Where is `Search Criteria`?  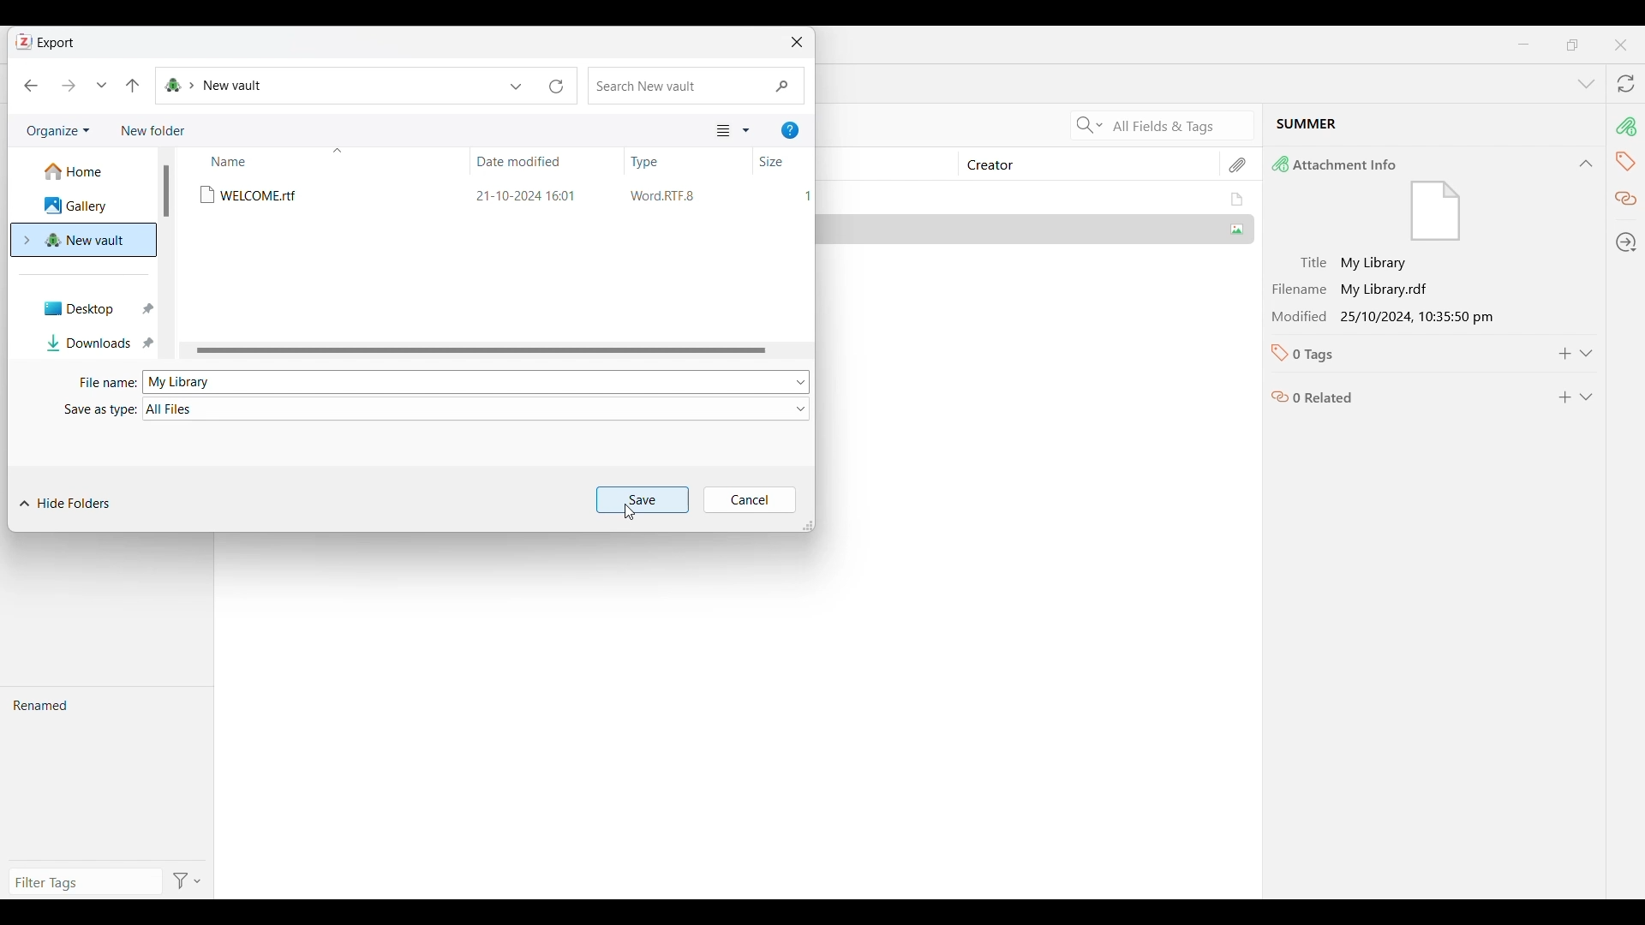
Search Criteria is located at coordinates (1087, 125).